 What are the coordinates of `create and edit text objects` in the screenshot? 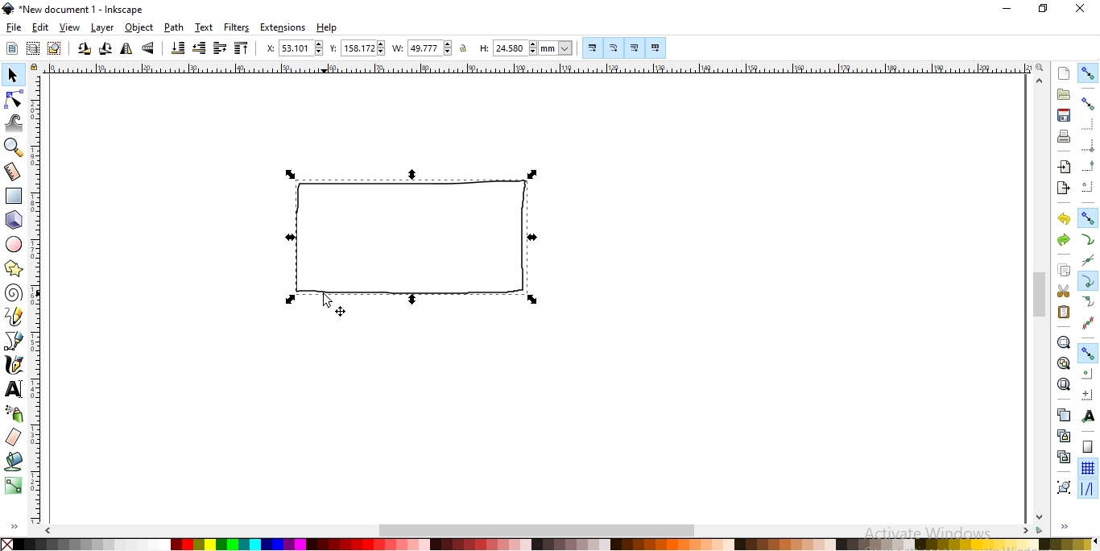 It's located at (11, 387).